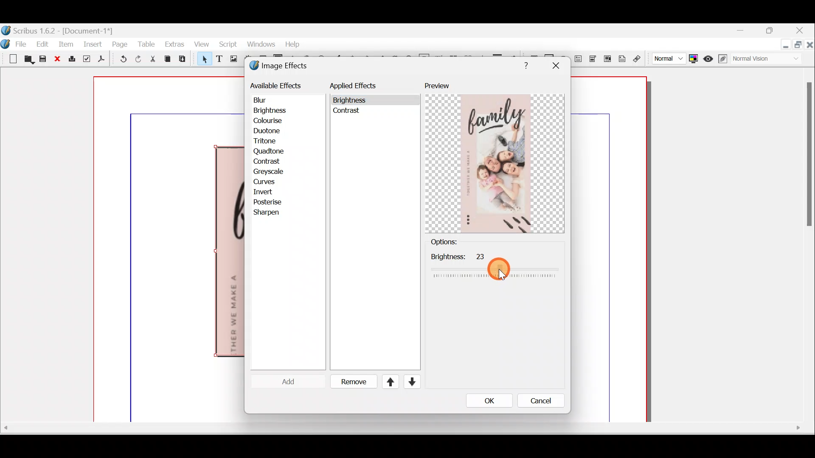  I want to click on Select image preview quality, so click(667, 57).